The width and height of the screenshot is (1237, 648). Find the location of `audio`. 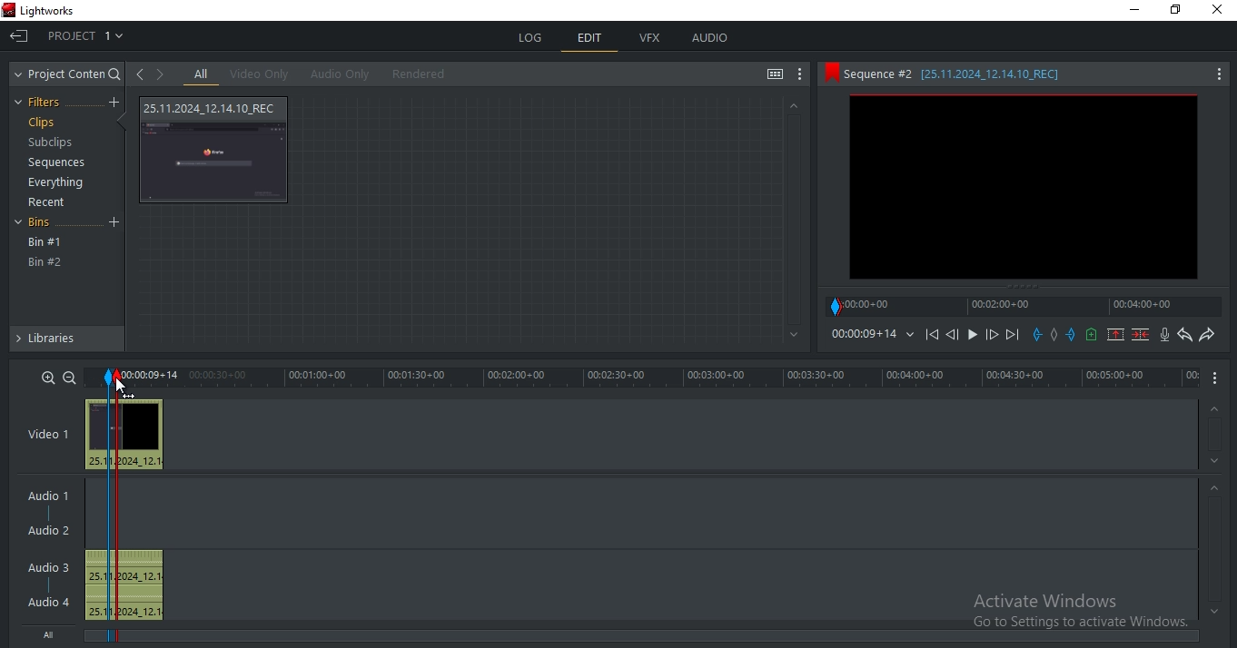

audio is located at coordinates (710, 39).